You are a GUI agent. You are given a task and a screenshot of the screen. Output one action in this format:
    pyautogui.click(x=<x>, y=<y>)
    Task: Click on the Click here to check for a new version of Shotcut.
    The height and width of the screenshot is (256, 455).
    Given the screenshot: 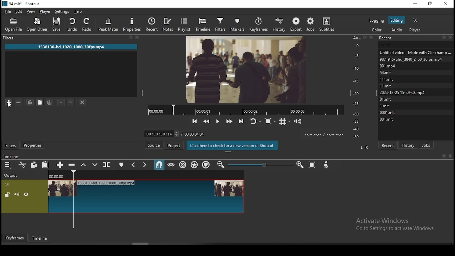 What is the action you would take?
    pyautogui.click(x=232, y=145)
    